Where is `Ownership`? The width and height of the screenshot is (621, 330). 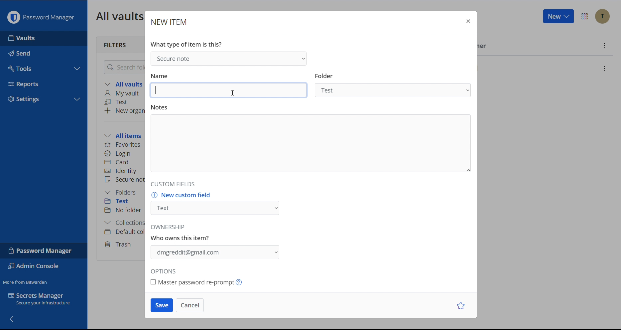 Ownership is located at coordinates (217, 244).